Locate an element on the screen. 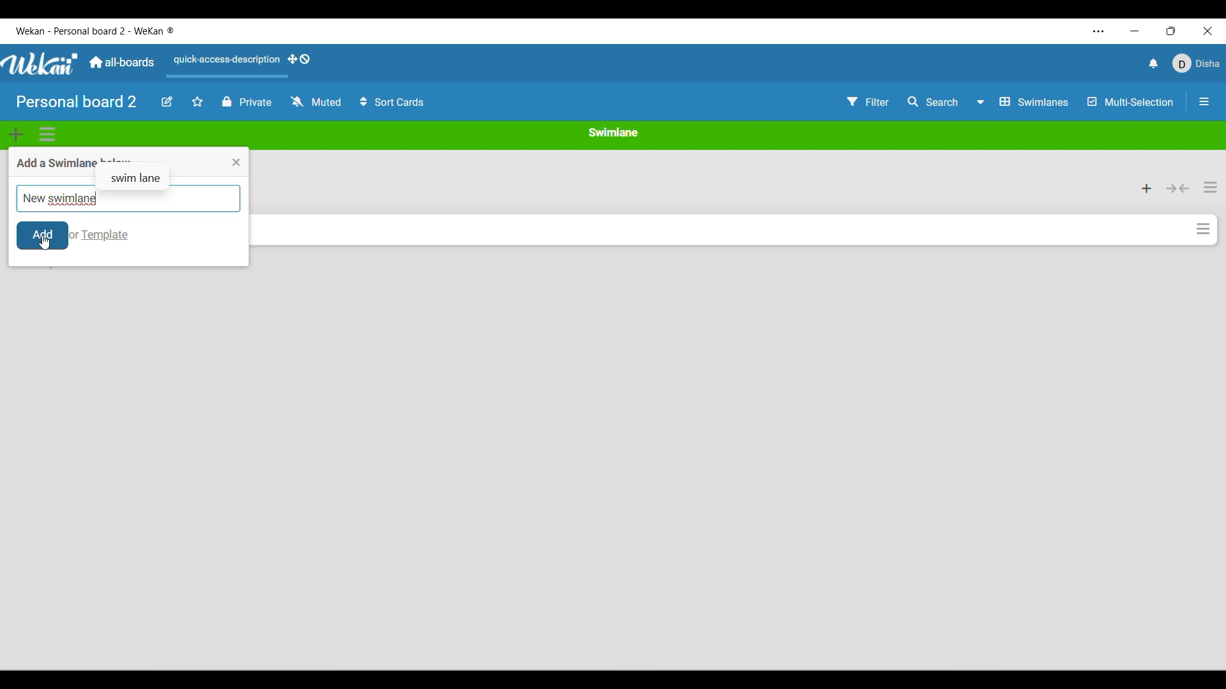  Show interface in a smaller tab is located at coordinates (1171, 31).